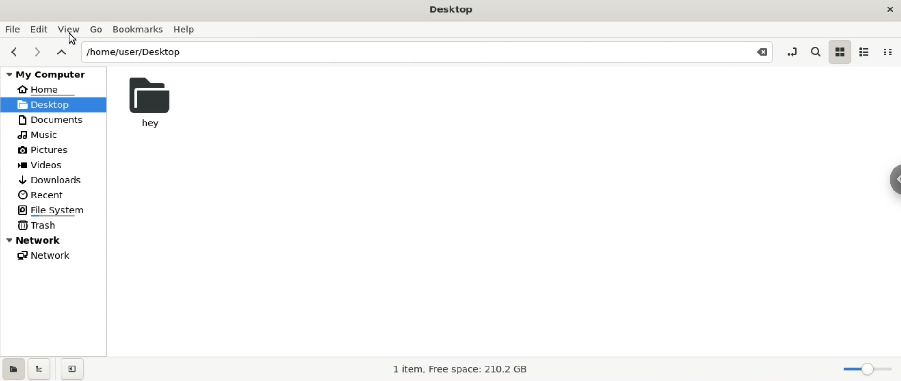 This screenshot has width=901, height=381. What do you see at coordinates (38, 225) in the screenshot?
I see `trash` at bounding box center [38, 225].